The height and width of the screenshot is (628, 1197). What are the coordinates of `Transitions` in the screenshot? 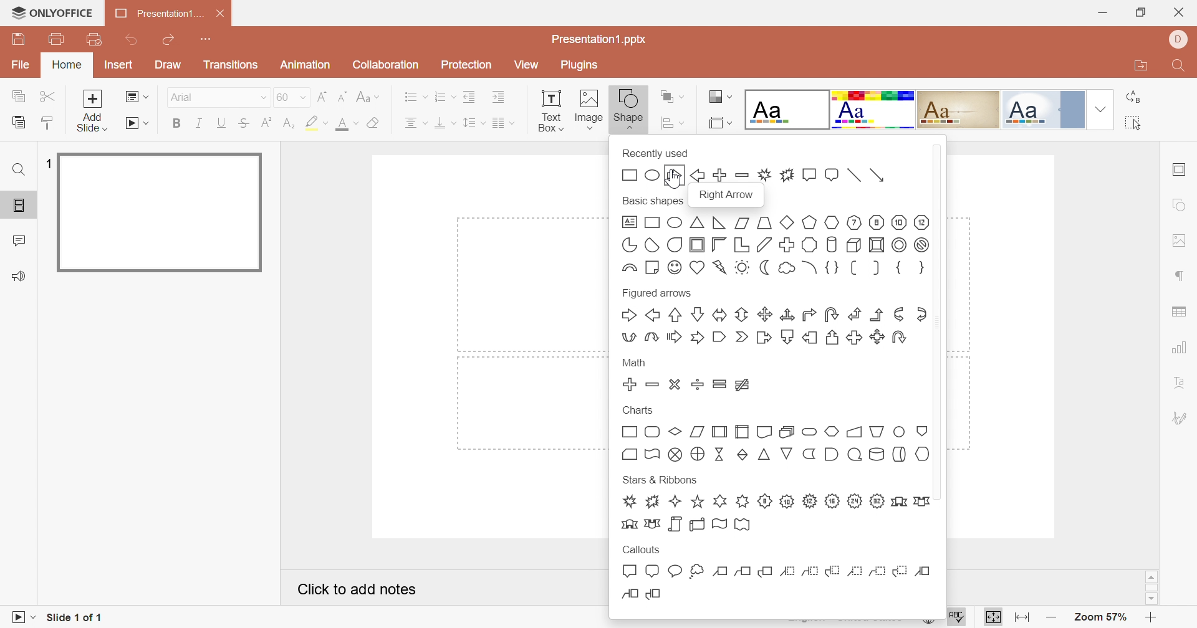 It's located at (231, 64).